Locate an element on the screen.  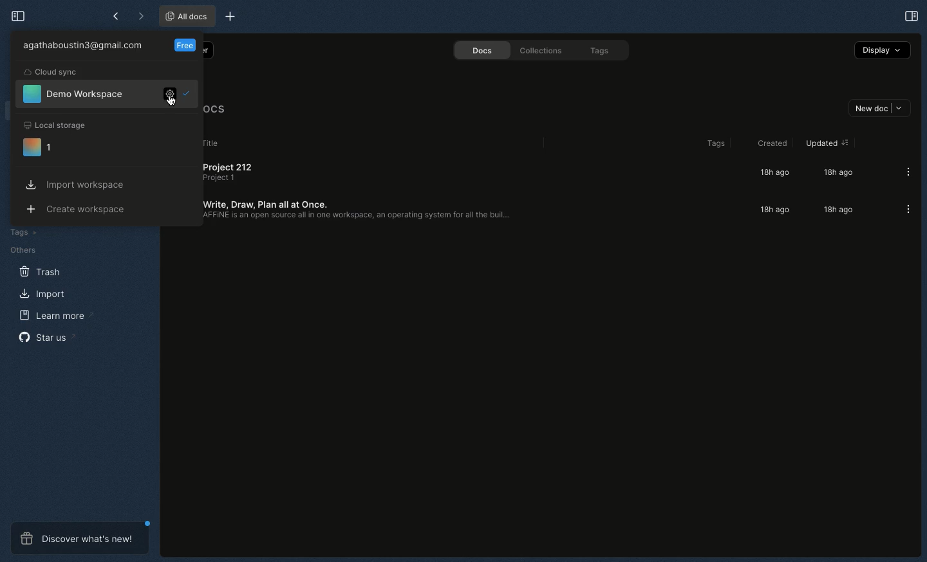
Cloud sync is located at coordinates (52, 72).